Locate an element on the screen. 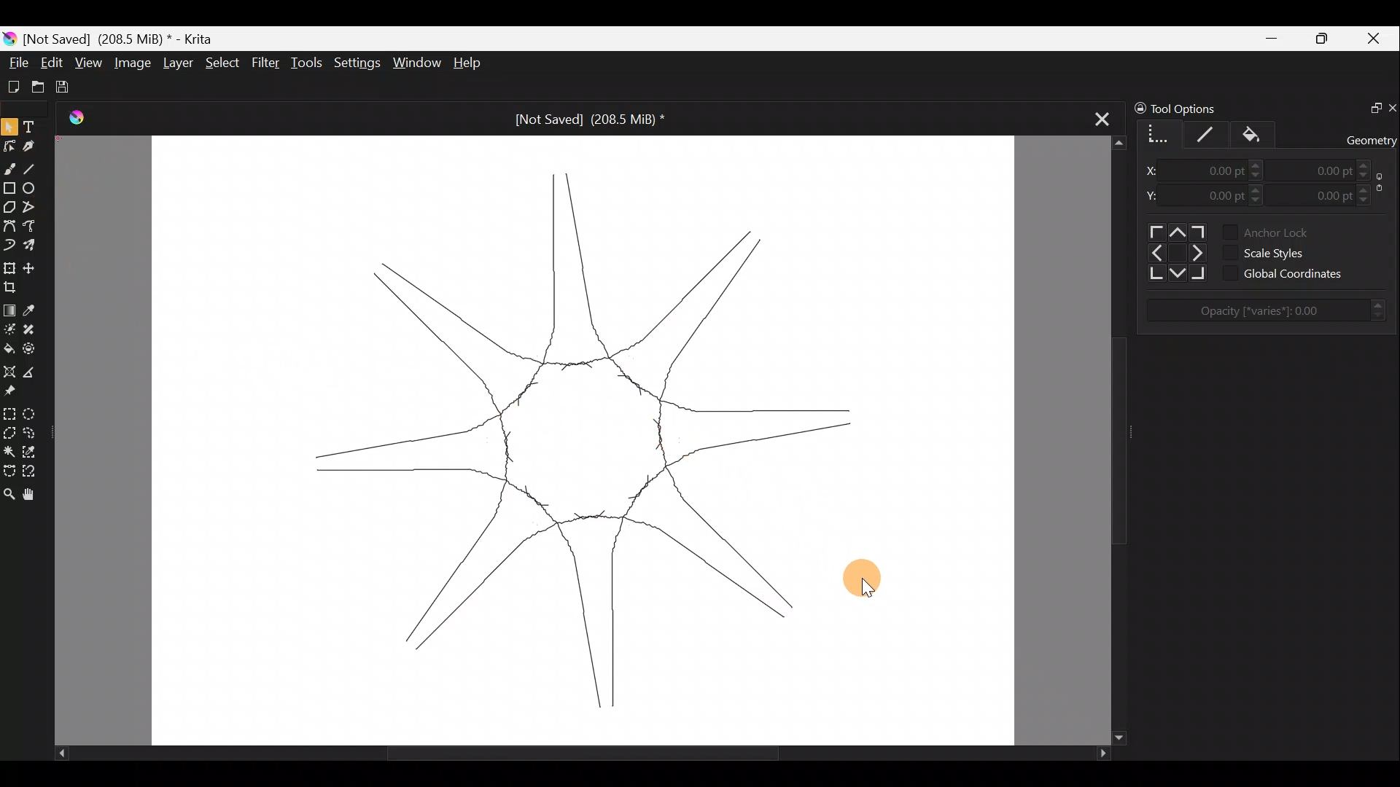 Image resolution: width=1400 pixels, height=787 pixels. Edit shapes tool is located at coordinates (9, 146).